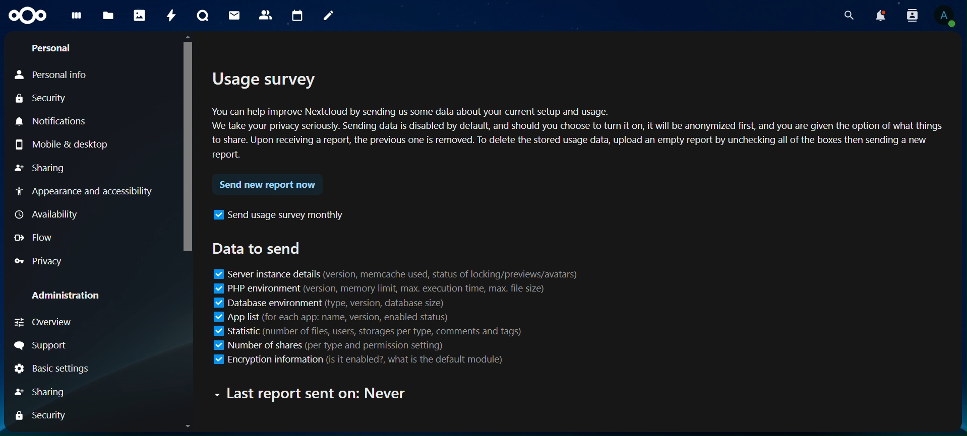 This screenshot has width=967, height=436. I want to click on View Profile, so click(945, 16).